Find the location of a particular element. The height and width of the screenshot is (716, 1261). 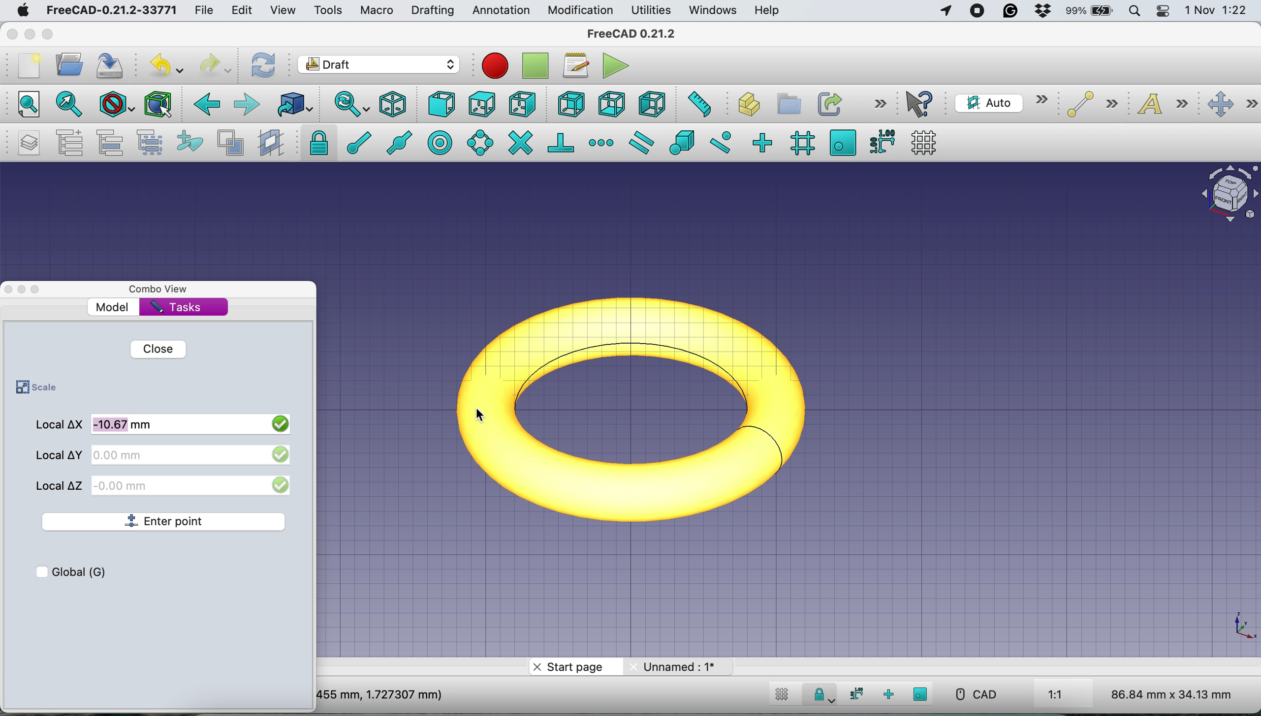

Macro recording is located at coordinates (495, 66).